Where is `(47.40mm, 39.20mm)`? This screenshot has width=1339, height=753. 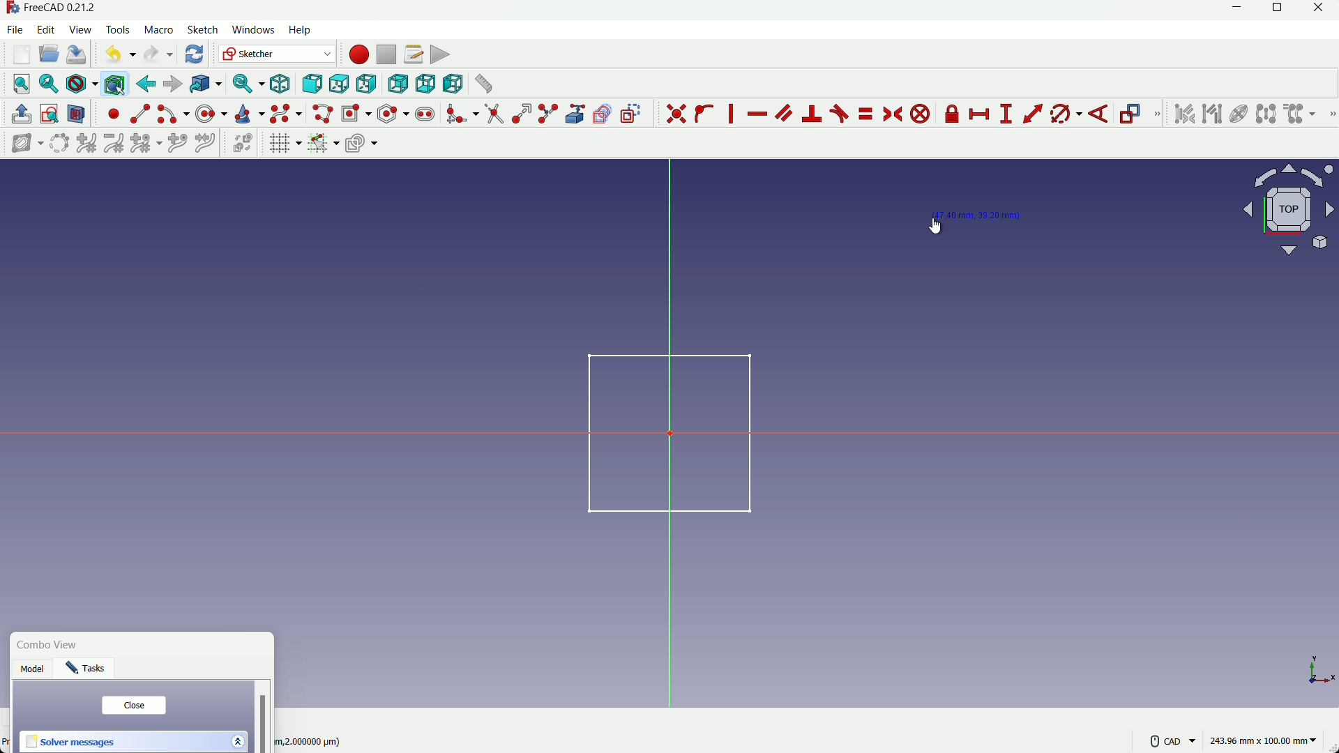
(47.40mm, 39.20mm) is located at coordinates (978, 215).